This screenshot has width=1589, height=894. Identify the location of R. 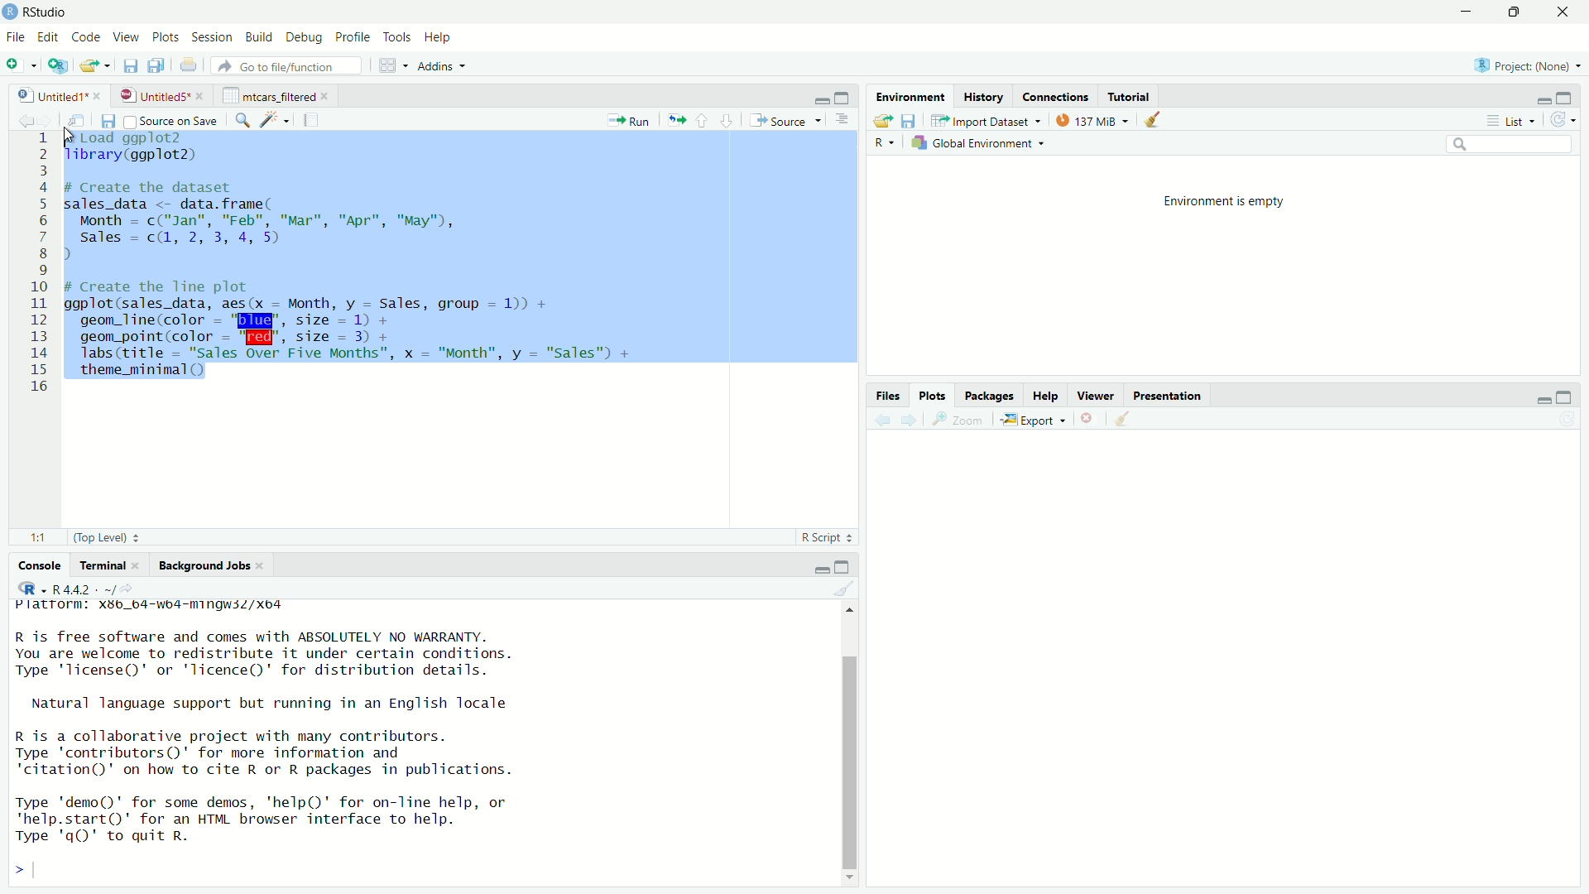
(885, 144).